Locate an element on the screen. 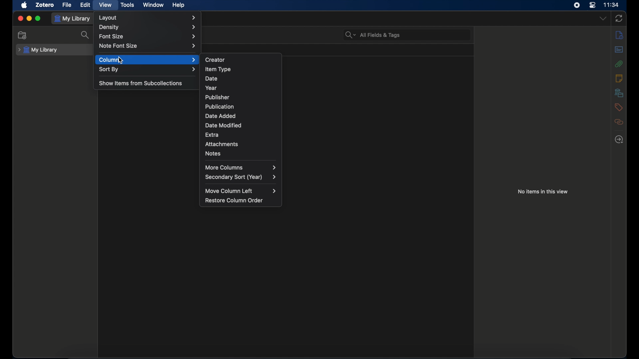 The width and height of the screenshot is (639, 359). time is located at coordinates (611, 4).